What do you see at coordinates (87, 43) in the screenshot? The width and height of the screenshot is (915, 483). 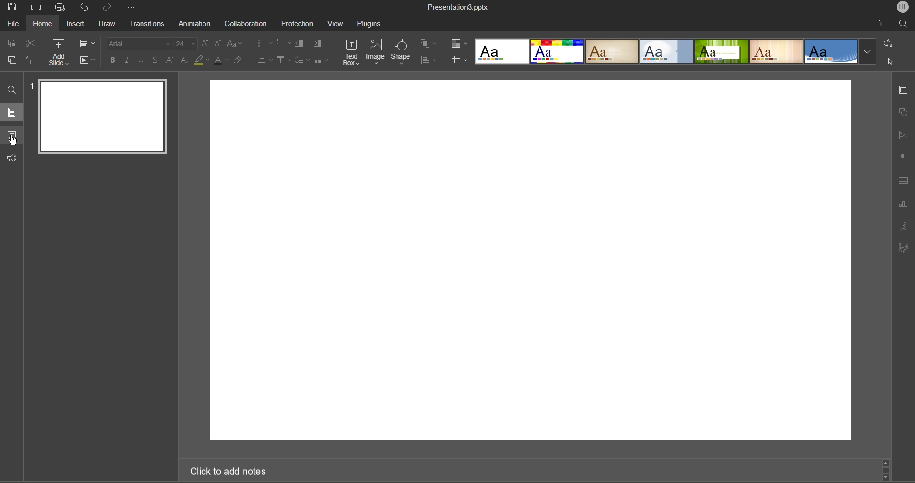 I see `Slide Settings` at bounding box center [87, 43].